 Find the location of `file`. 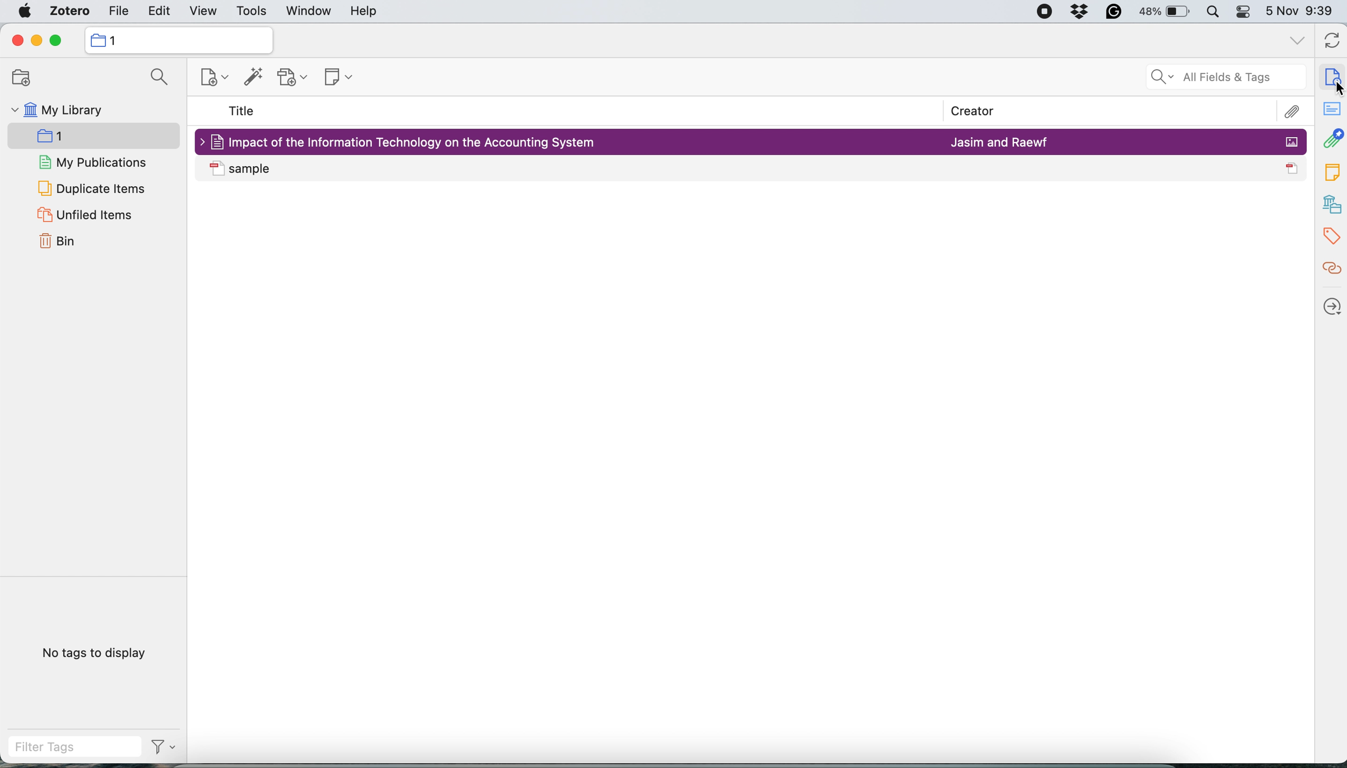

file is located at coordinates (119, 12).